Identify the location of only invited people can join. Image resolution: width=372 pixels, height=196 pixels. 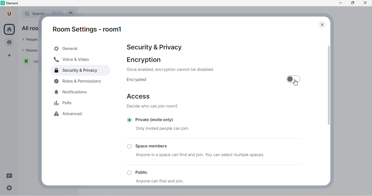
(164, 129).